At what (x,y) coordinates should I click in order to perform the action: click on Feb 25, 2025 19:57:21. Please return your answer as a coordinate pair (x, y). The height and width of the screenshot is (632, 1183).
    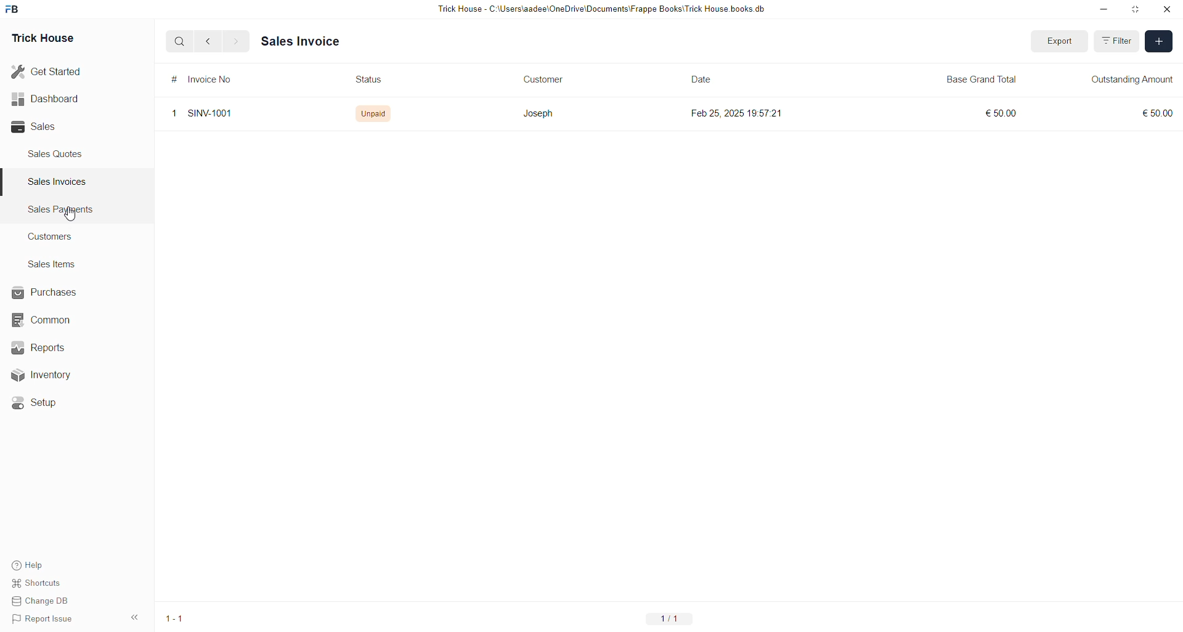
    Looking at the image, I should click on (738, 113).